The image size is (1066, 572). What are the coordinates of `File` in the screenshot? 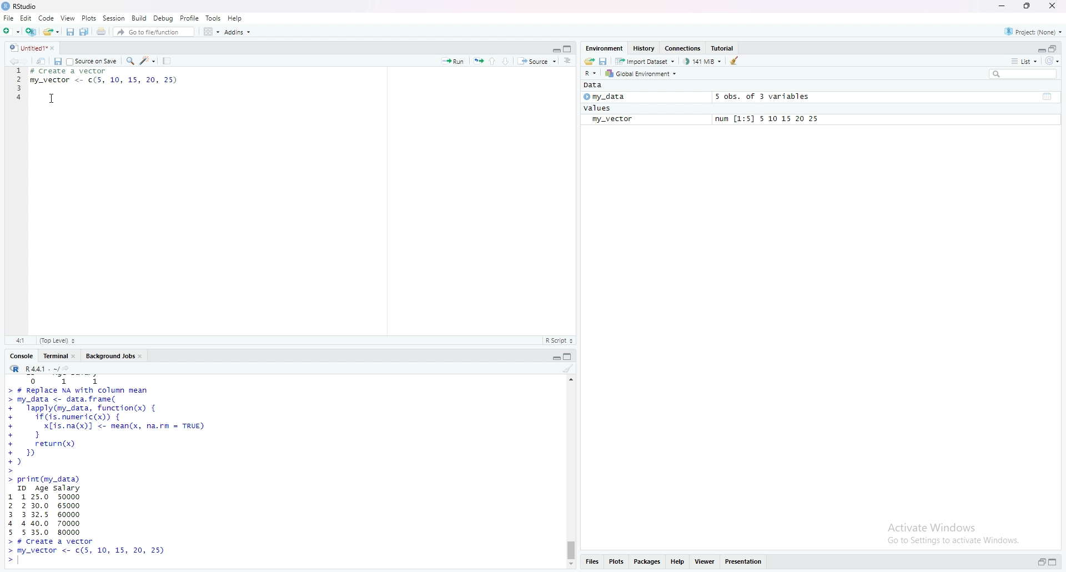 It's located at (7, 18).